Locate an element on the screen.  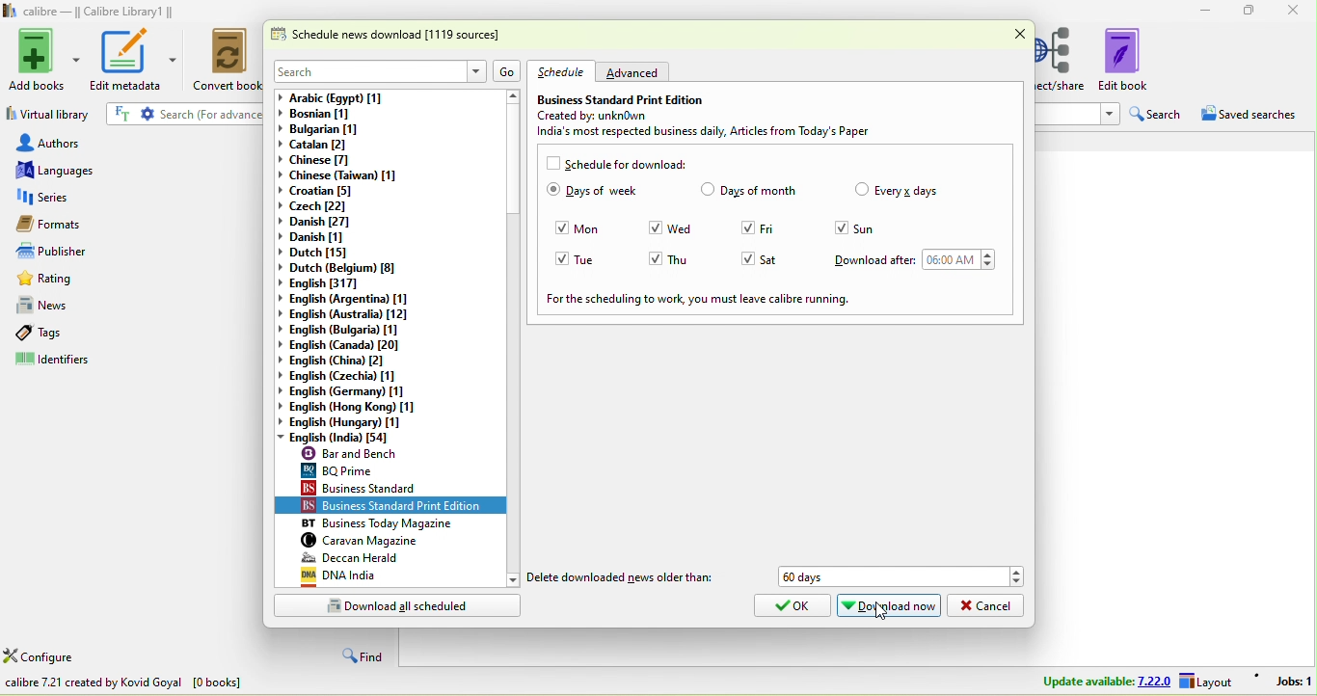
english (china)[2] is located at coordinates (350, 361).